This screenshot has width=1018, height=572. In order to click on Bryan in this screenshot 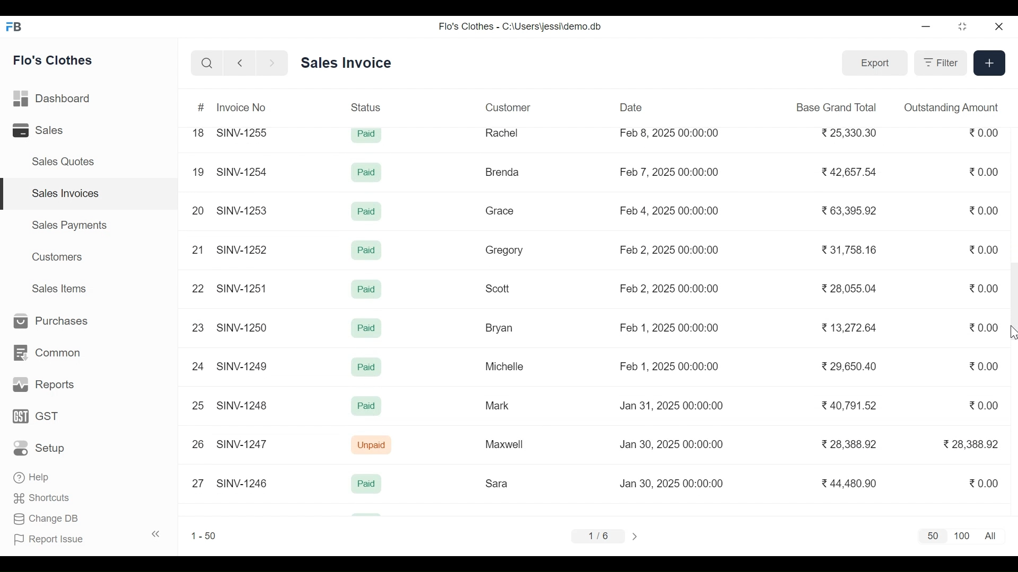, I will do `click(501, 328)`.